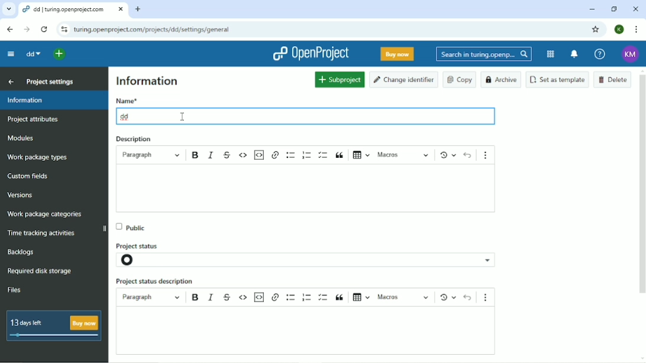 This screenshot has height=363, width=646. Describe the element at coordinates (196, 156) in the screenshot. I see `Bold` at that location.